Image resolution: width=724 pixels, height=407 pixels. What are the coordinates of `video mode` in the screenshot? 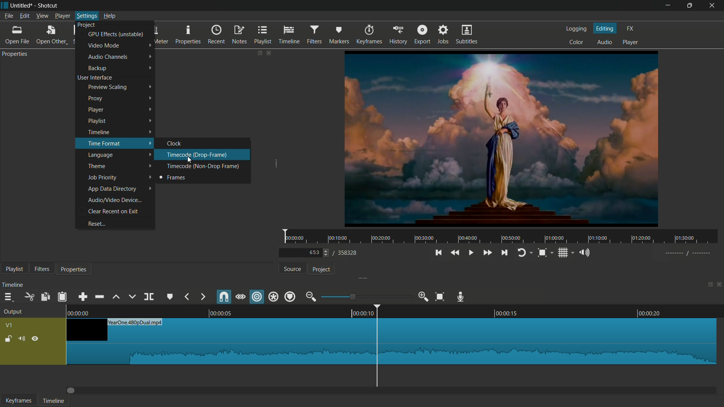 It's located at (104, 46).